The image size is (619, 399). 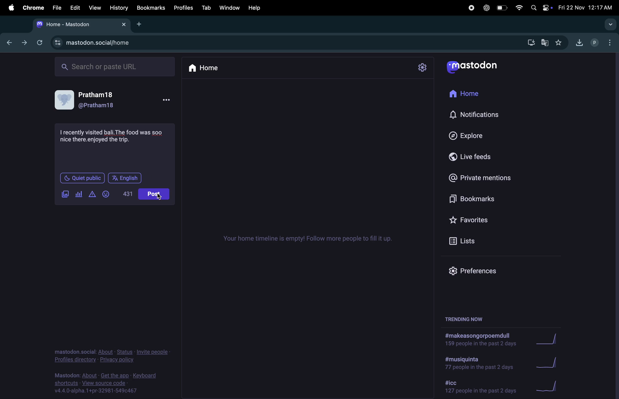 What do you see at coordinates (518, 8) in the screenshot?
I see `wifi` at bounding box center [518, 8].